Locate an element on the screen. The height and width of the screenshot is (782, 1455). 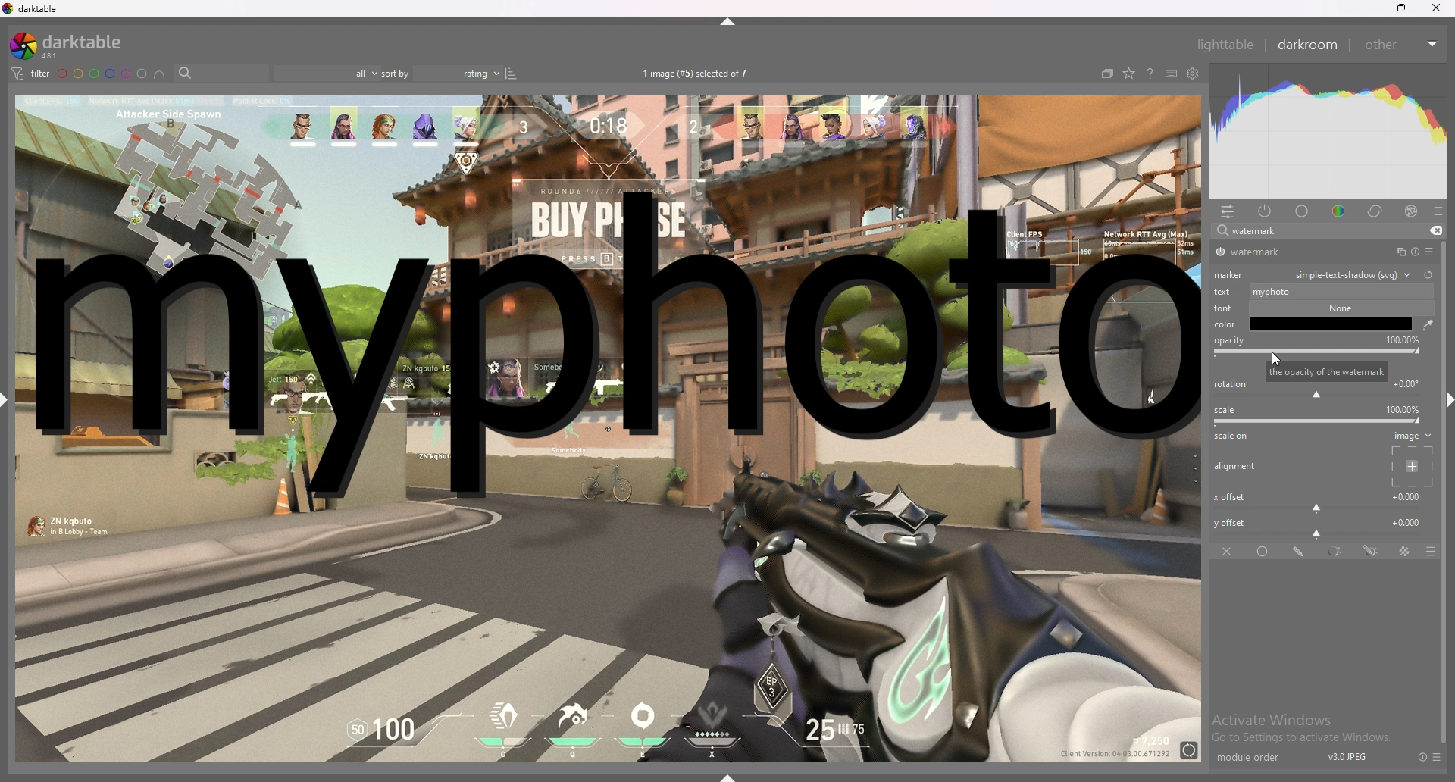
color is located at coordinates (1341, 210).